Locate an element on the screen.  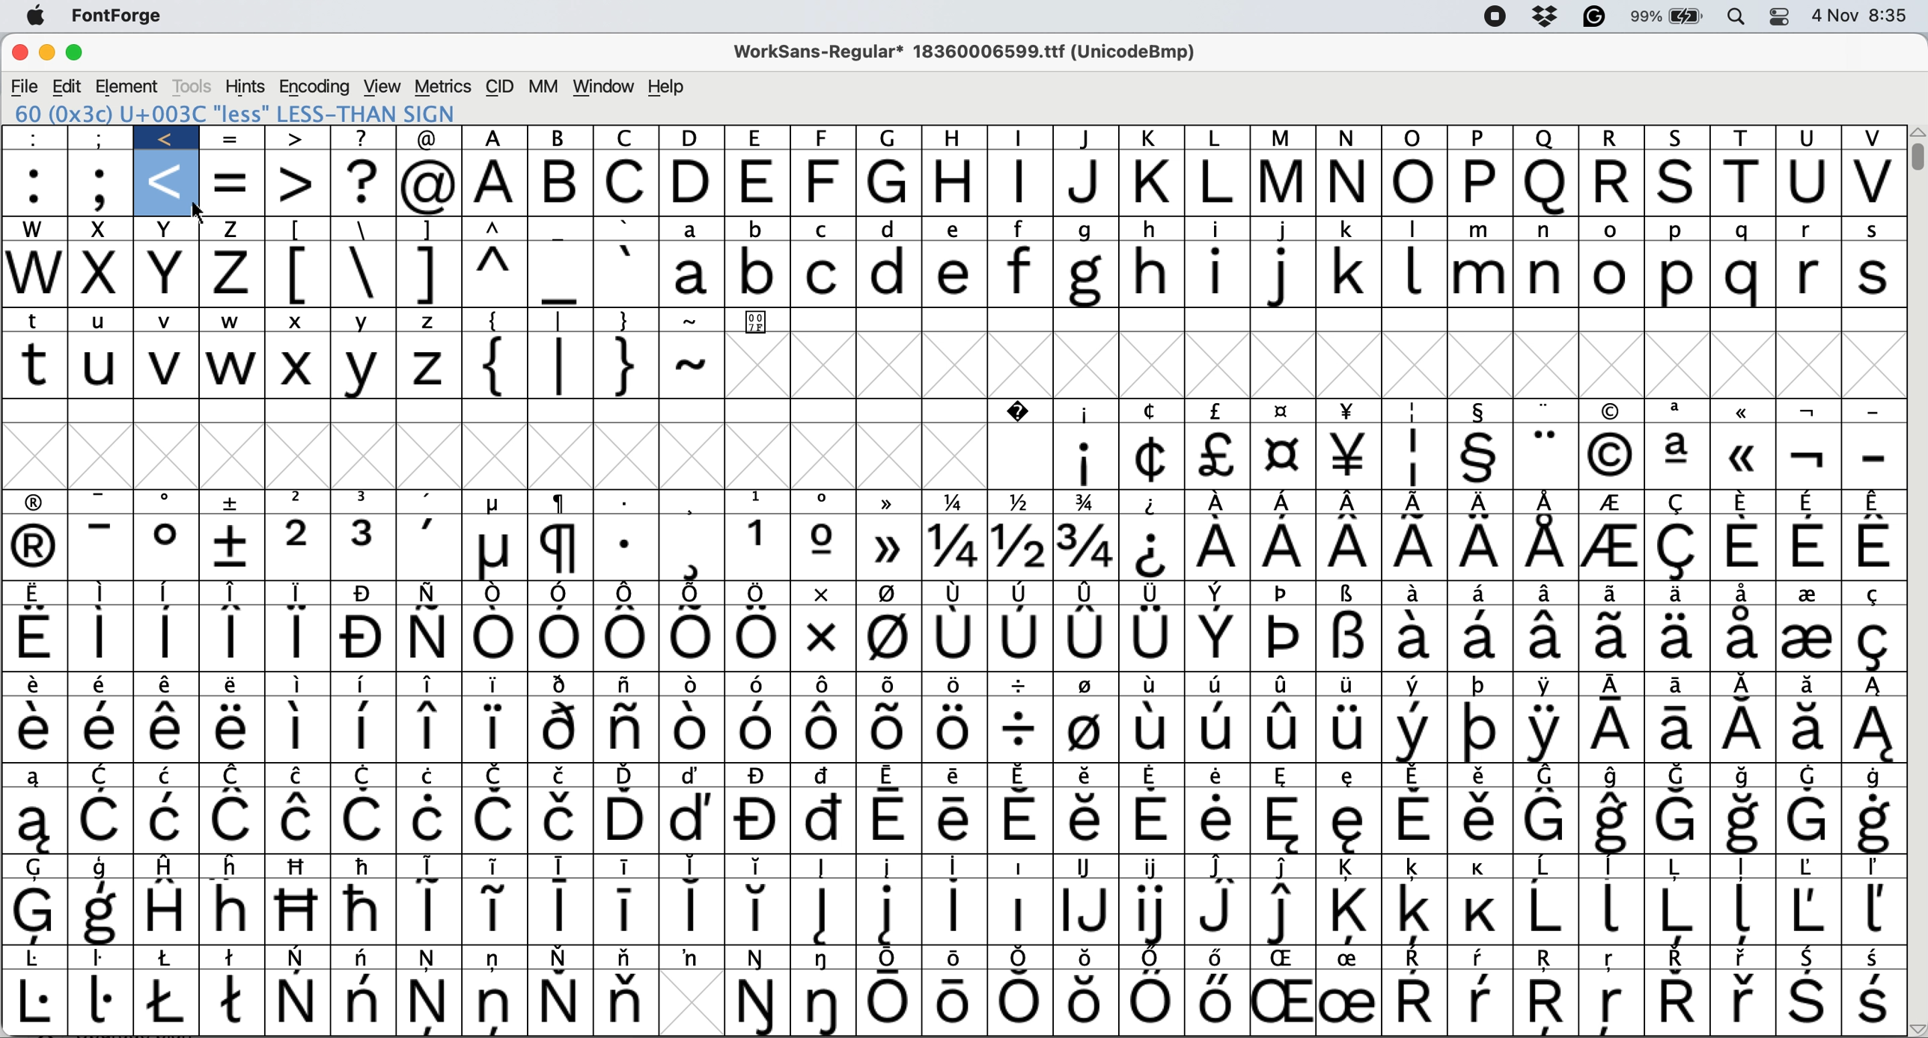
N is located at coordinates (1352, 138).